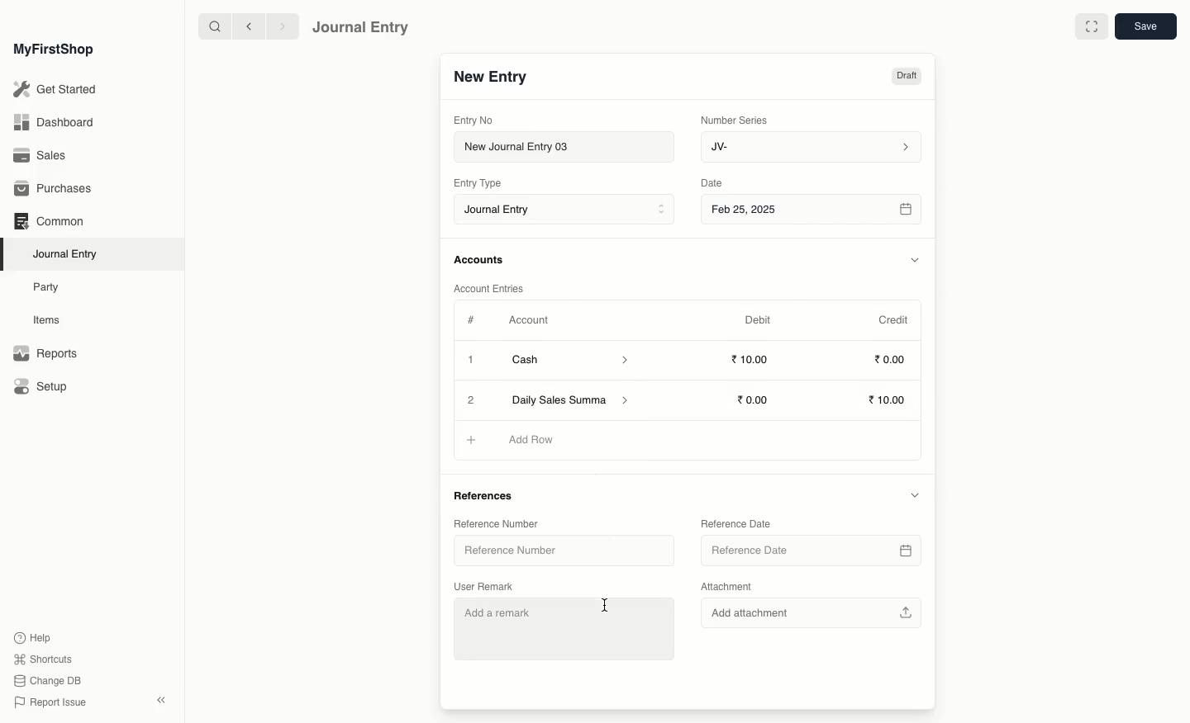  What do you see at coordinates (735, 119) in the screenshot?
I see `‘Number Series` at bounding box center [735, 119].